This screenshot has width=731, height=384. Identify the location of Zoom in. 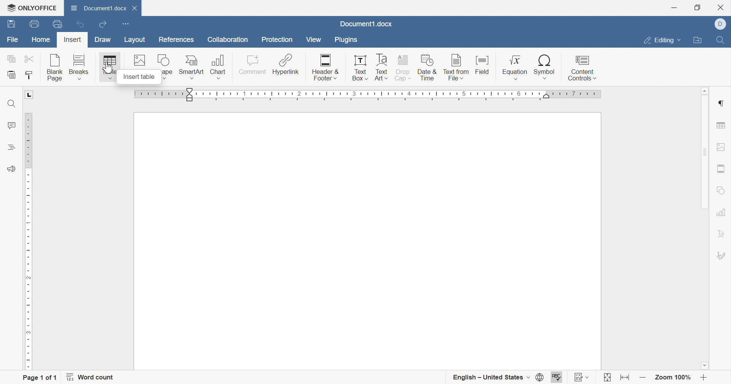
(704, 378).